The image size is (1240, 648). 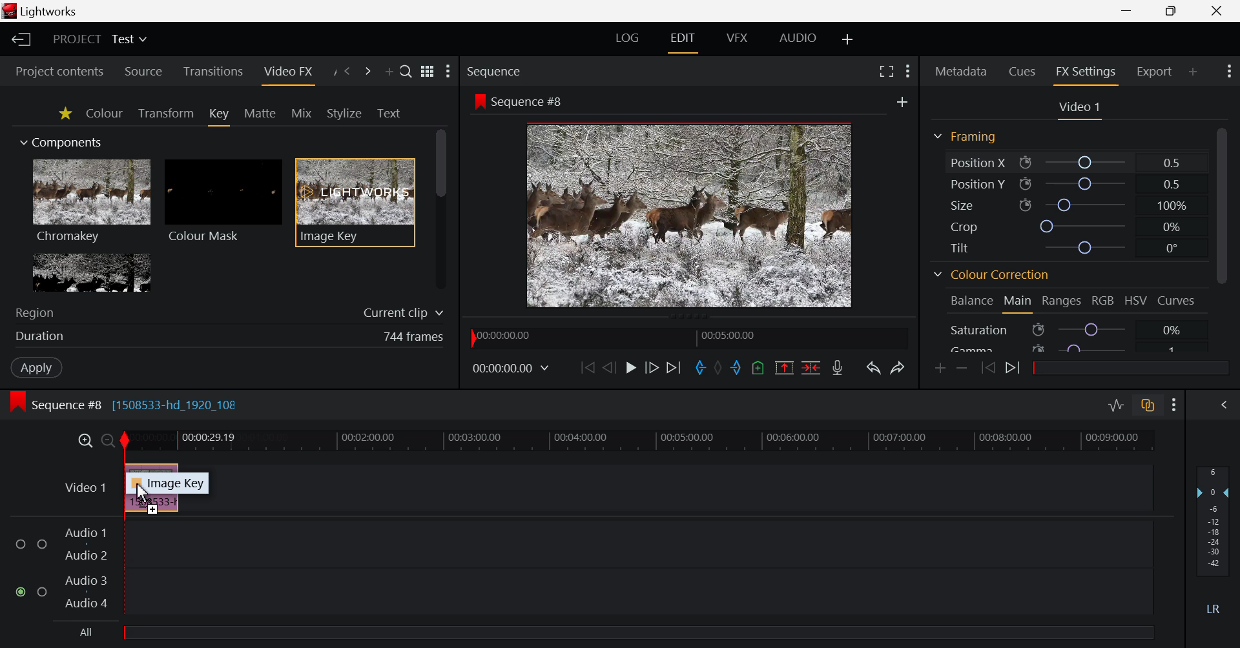 What do you see at coordinates (1134, 299) in the screenshot?
I see `HSV` at bounding box center [1134, 299].